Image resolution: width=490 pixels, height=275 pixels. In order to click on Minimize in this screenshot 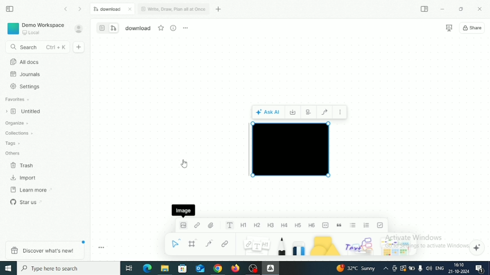, I will do `click(442, 9)`.